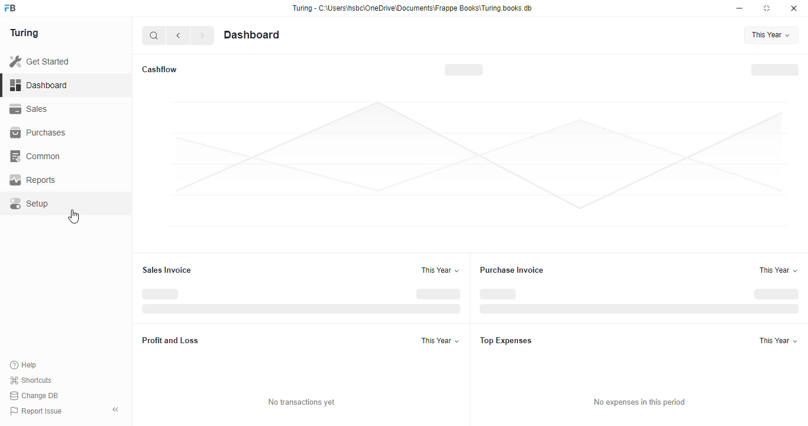 Image resolution: width=808 pixels, height=426 pixels. I want to click on cursor, so click(73, 217).